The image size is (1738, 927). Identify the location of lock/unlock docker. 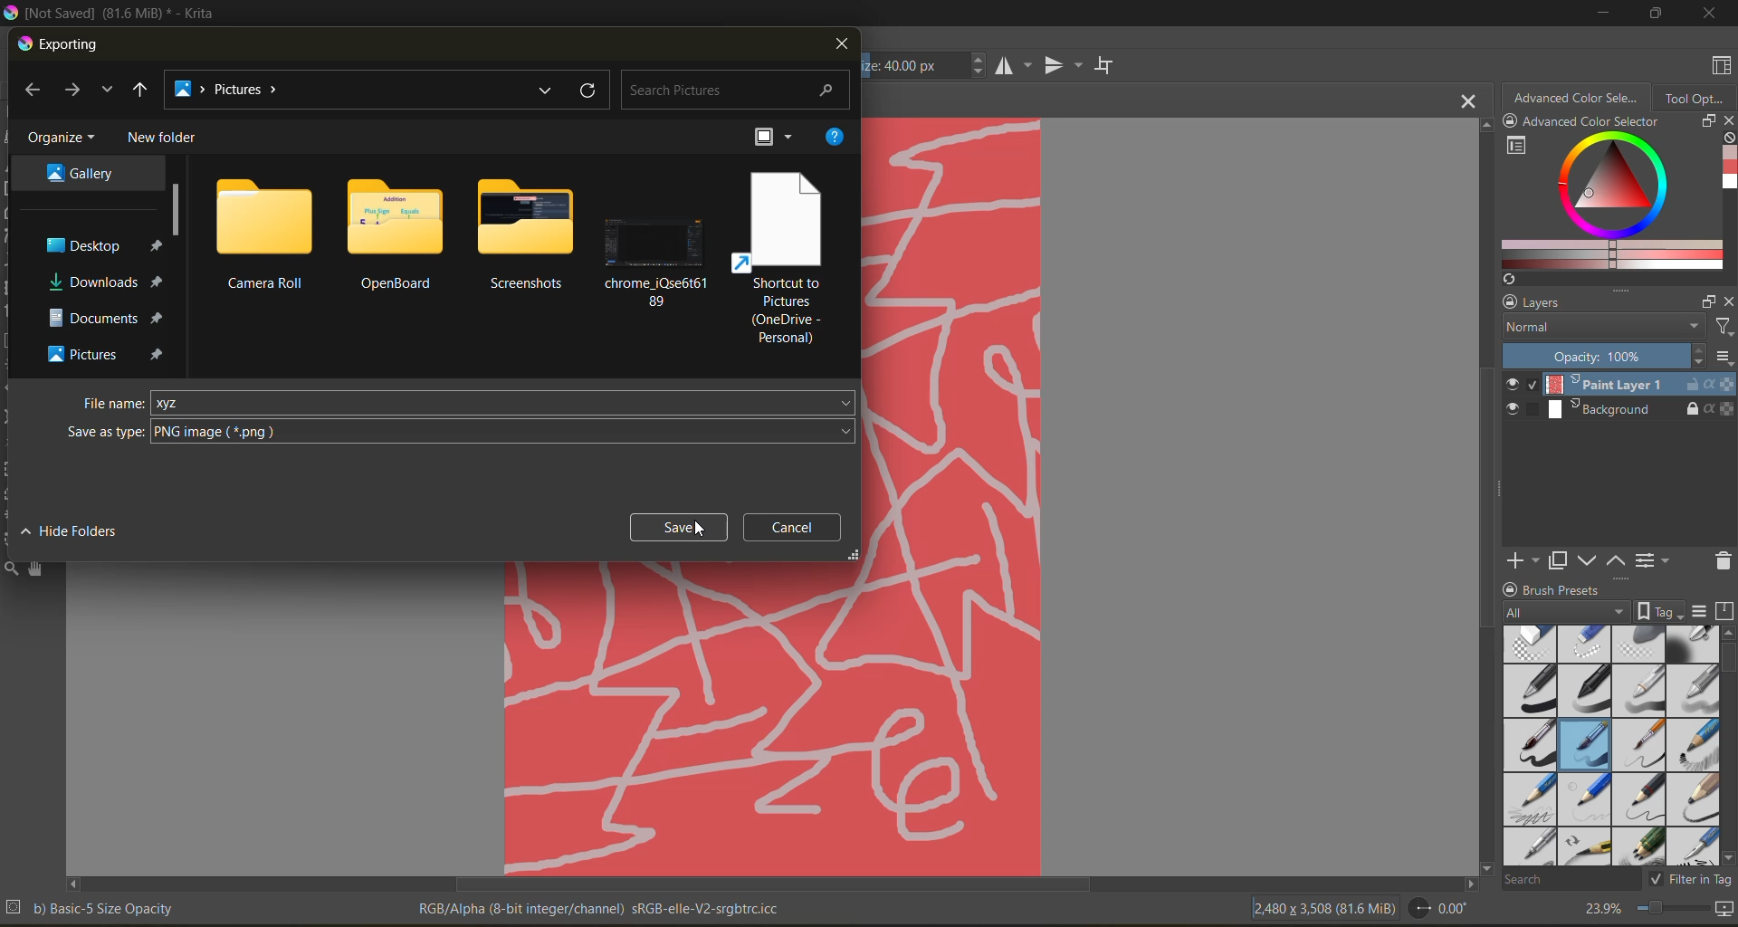
(1514, 123).